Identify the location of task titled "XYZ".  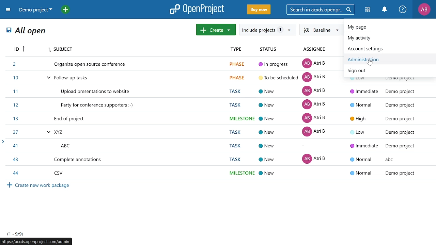
(219, 131).